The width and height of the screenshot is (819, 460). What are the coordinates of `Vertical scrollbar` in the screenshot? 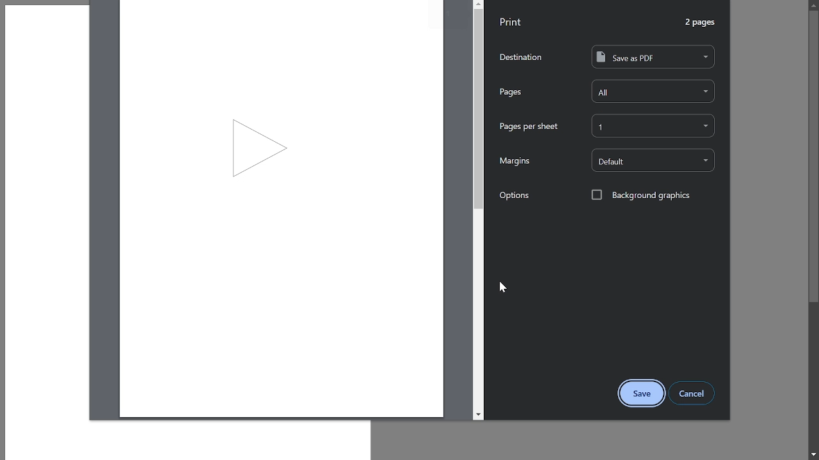 It's located at (478, 110).